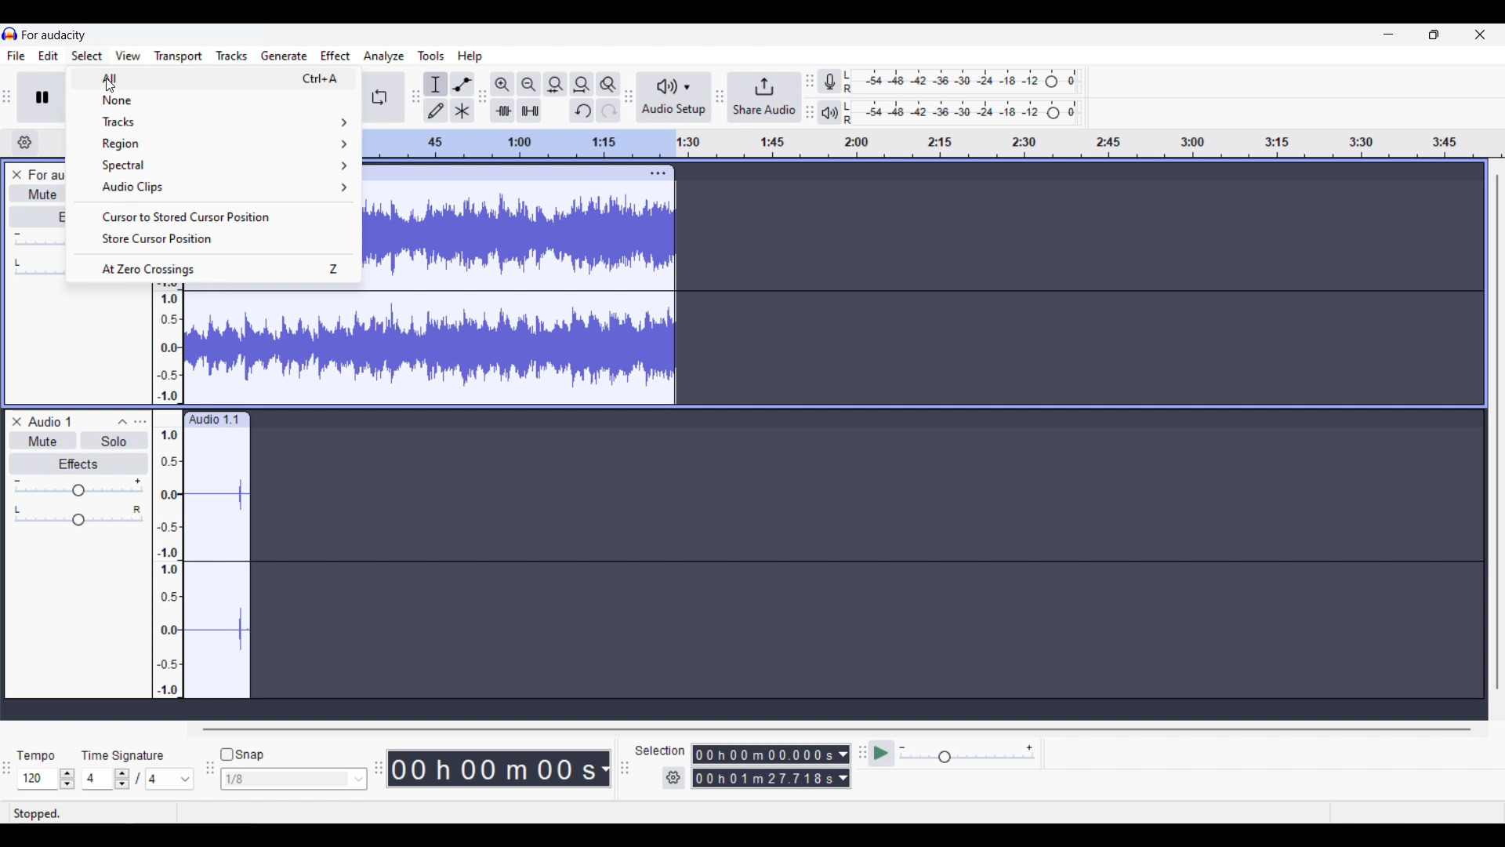 This screenshot has height=847, width=1505. I want to click on Zoom in, so click(502, 85).